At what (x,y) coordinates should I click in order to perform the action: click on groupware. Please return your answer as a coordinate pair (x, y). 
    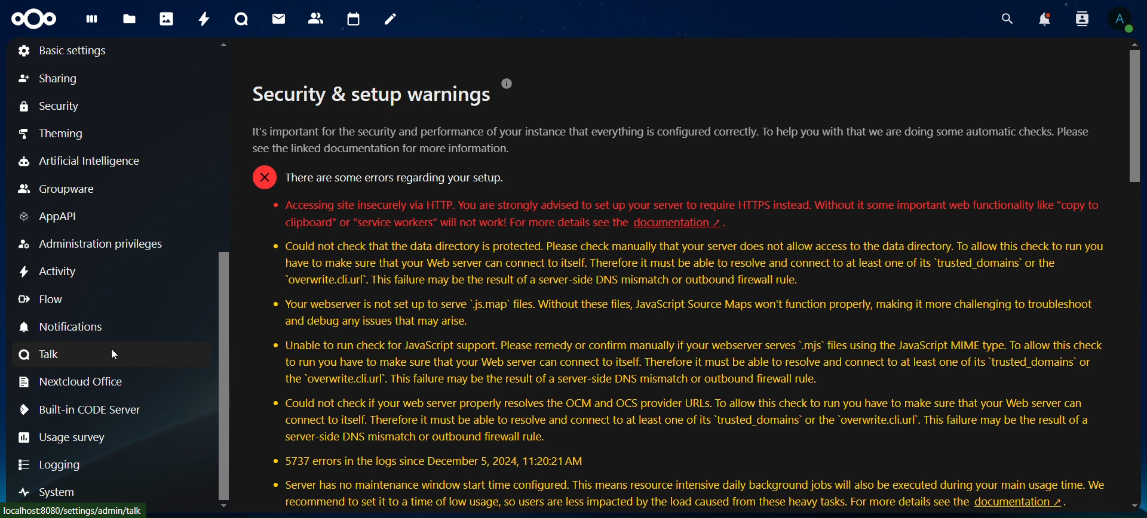
    Looking at the image, I should click on (60, 189).